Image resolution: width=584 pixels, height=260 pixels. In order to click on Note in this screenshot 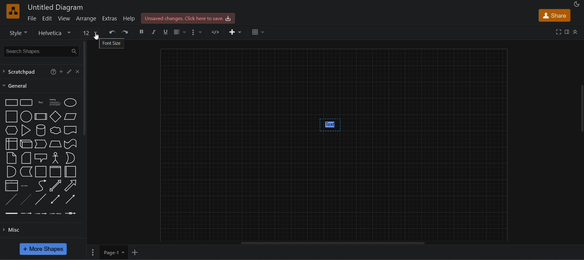, I will do `click(11, 158)`.